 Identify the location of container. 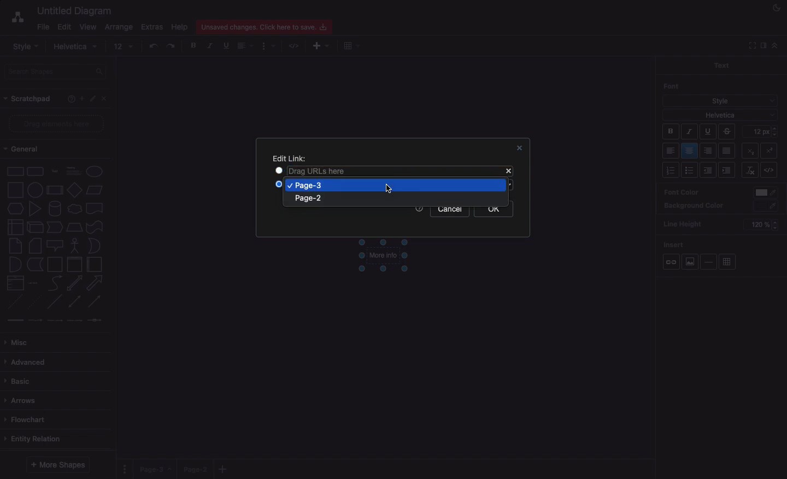
(55, 265).